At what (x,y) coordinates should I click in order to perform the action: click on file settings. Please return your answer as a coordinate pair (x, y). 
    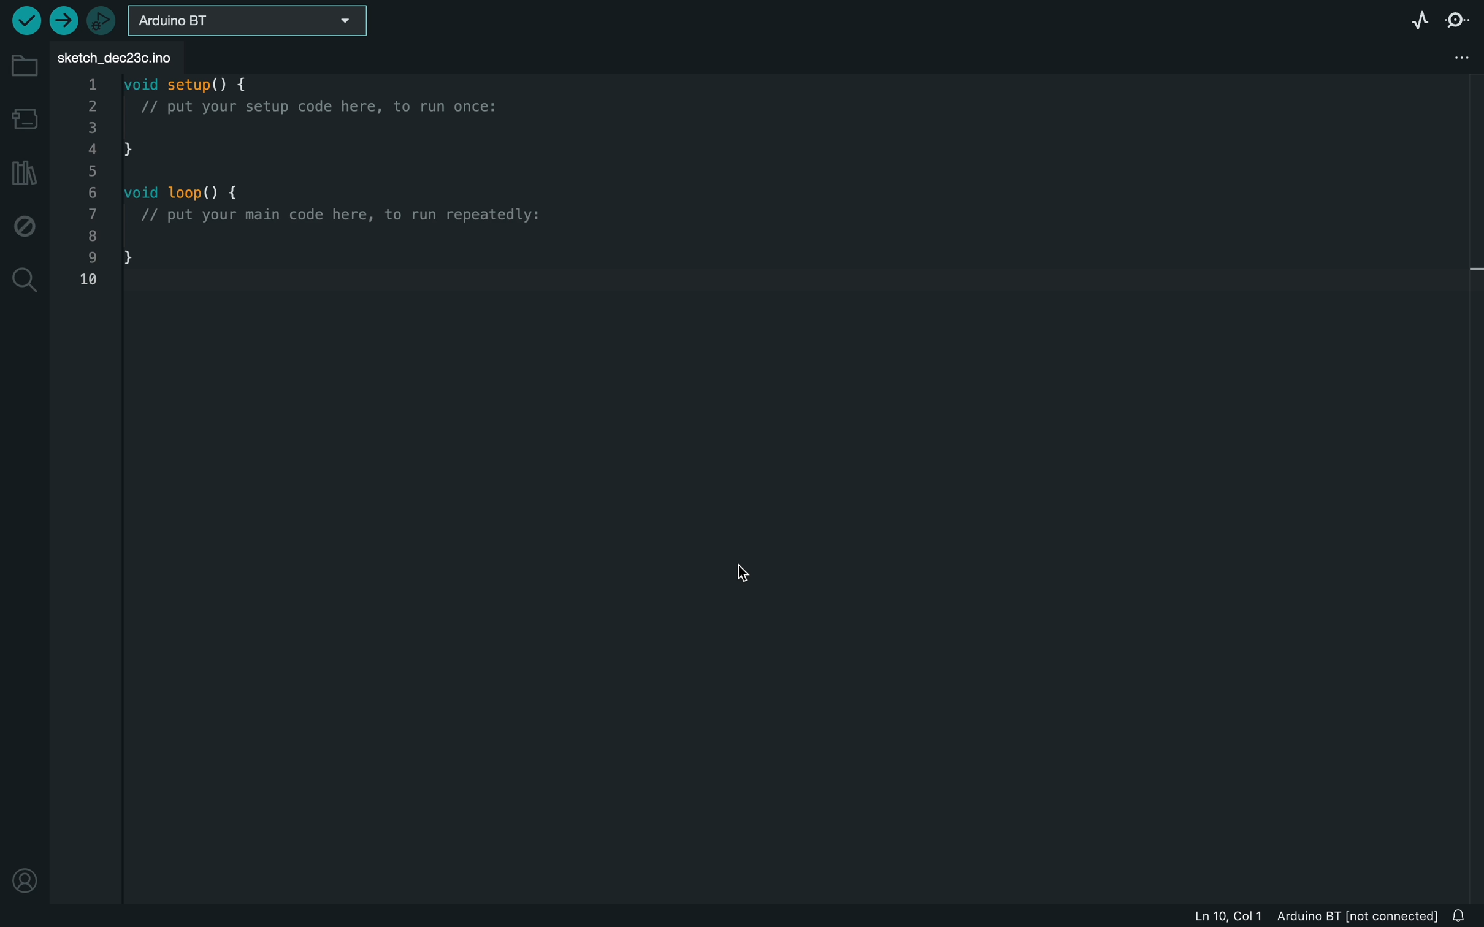
    Looking at the image, I should click on (1456, 57).